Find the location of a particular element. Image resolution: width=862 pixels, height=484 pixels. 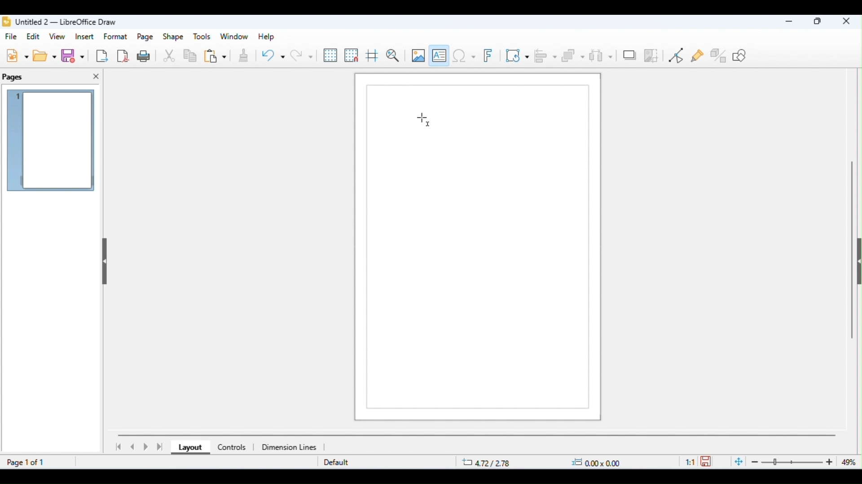

last page is located at coordinates (161, 447).